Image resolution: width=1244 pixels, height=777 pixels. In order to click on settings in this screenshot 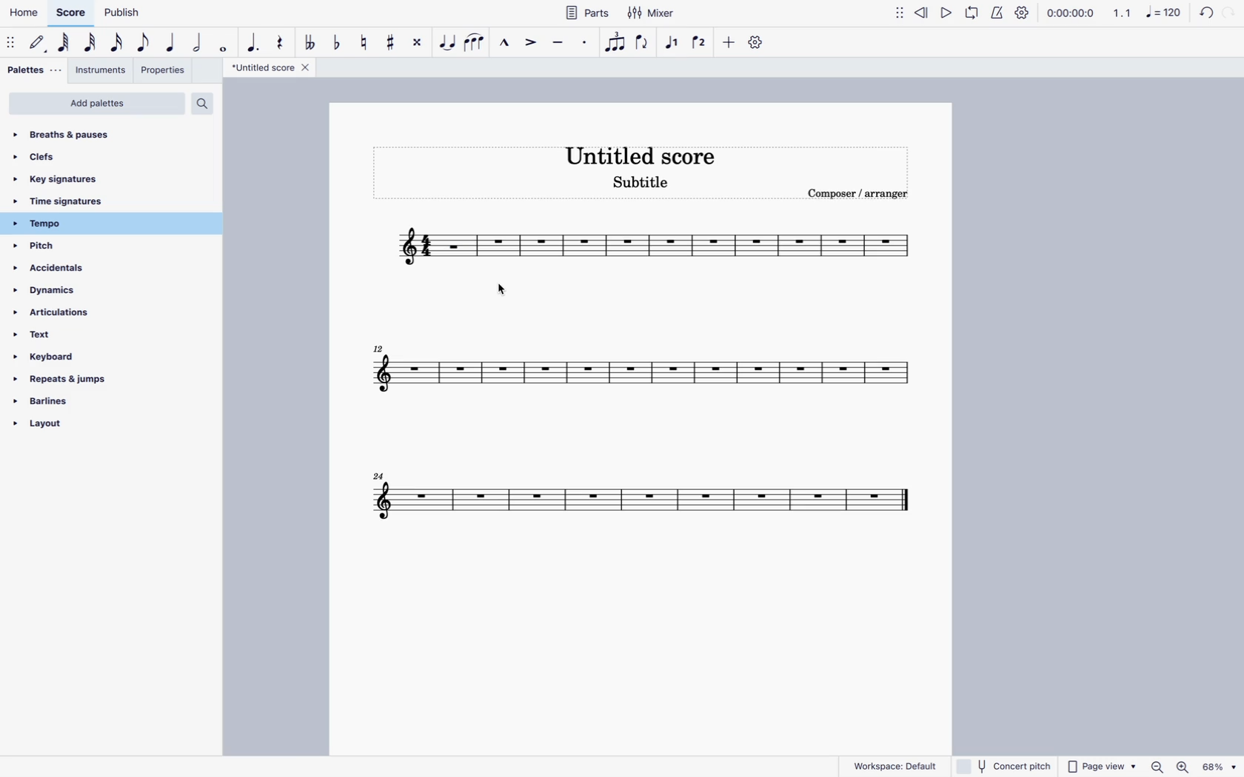, I will do `click(1025, 12)`.